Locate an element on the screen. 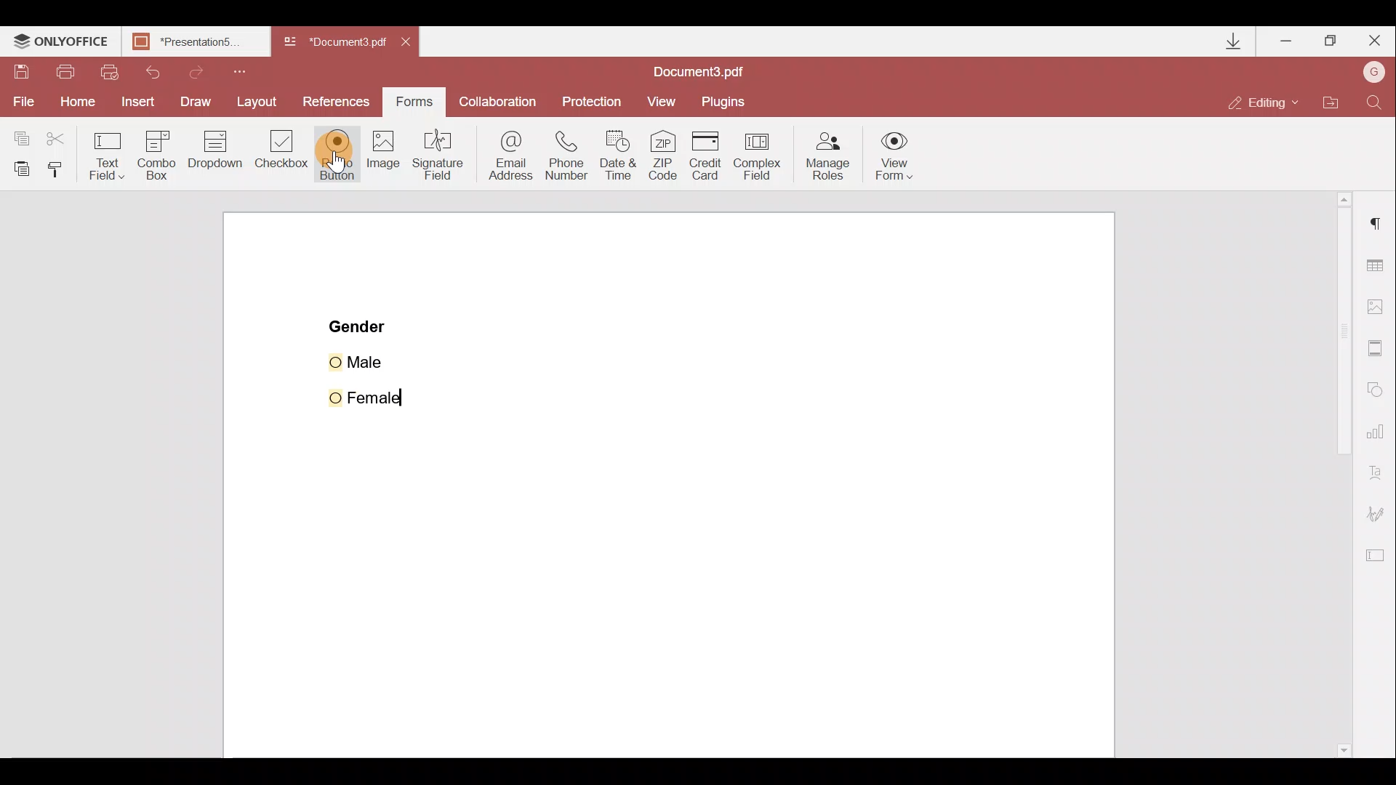  Combo box is located at coordinates (153, 153).